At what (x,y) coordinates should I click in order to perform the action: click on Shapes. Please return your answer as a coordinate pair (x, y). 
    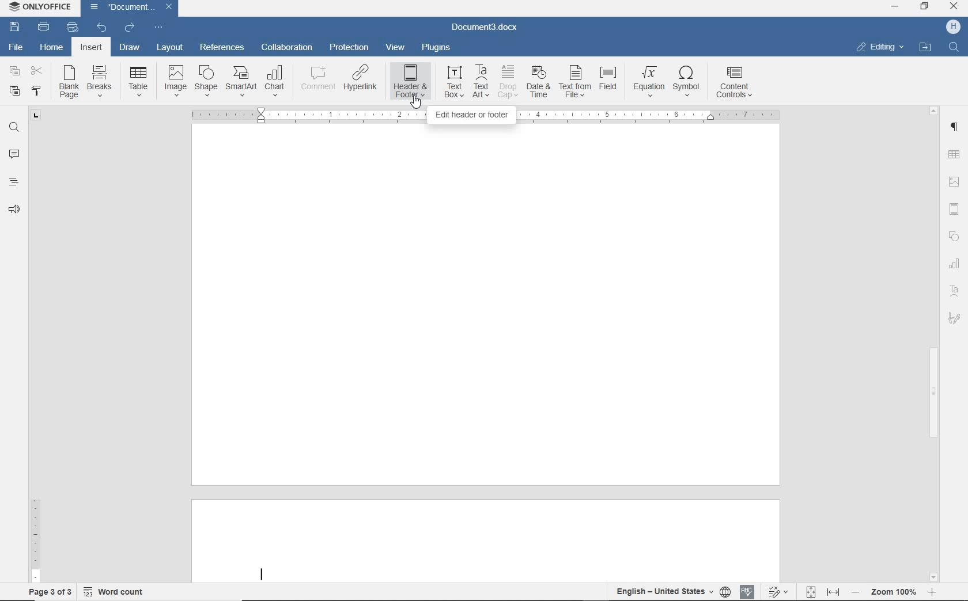
    Looking at the image, I should click on (957, 237).